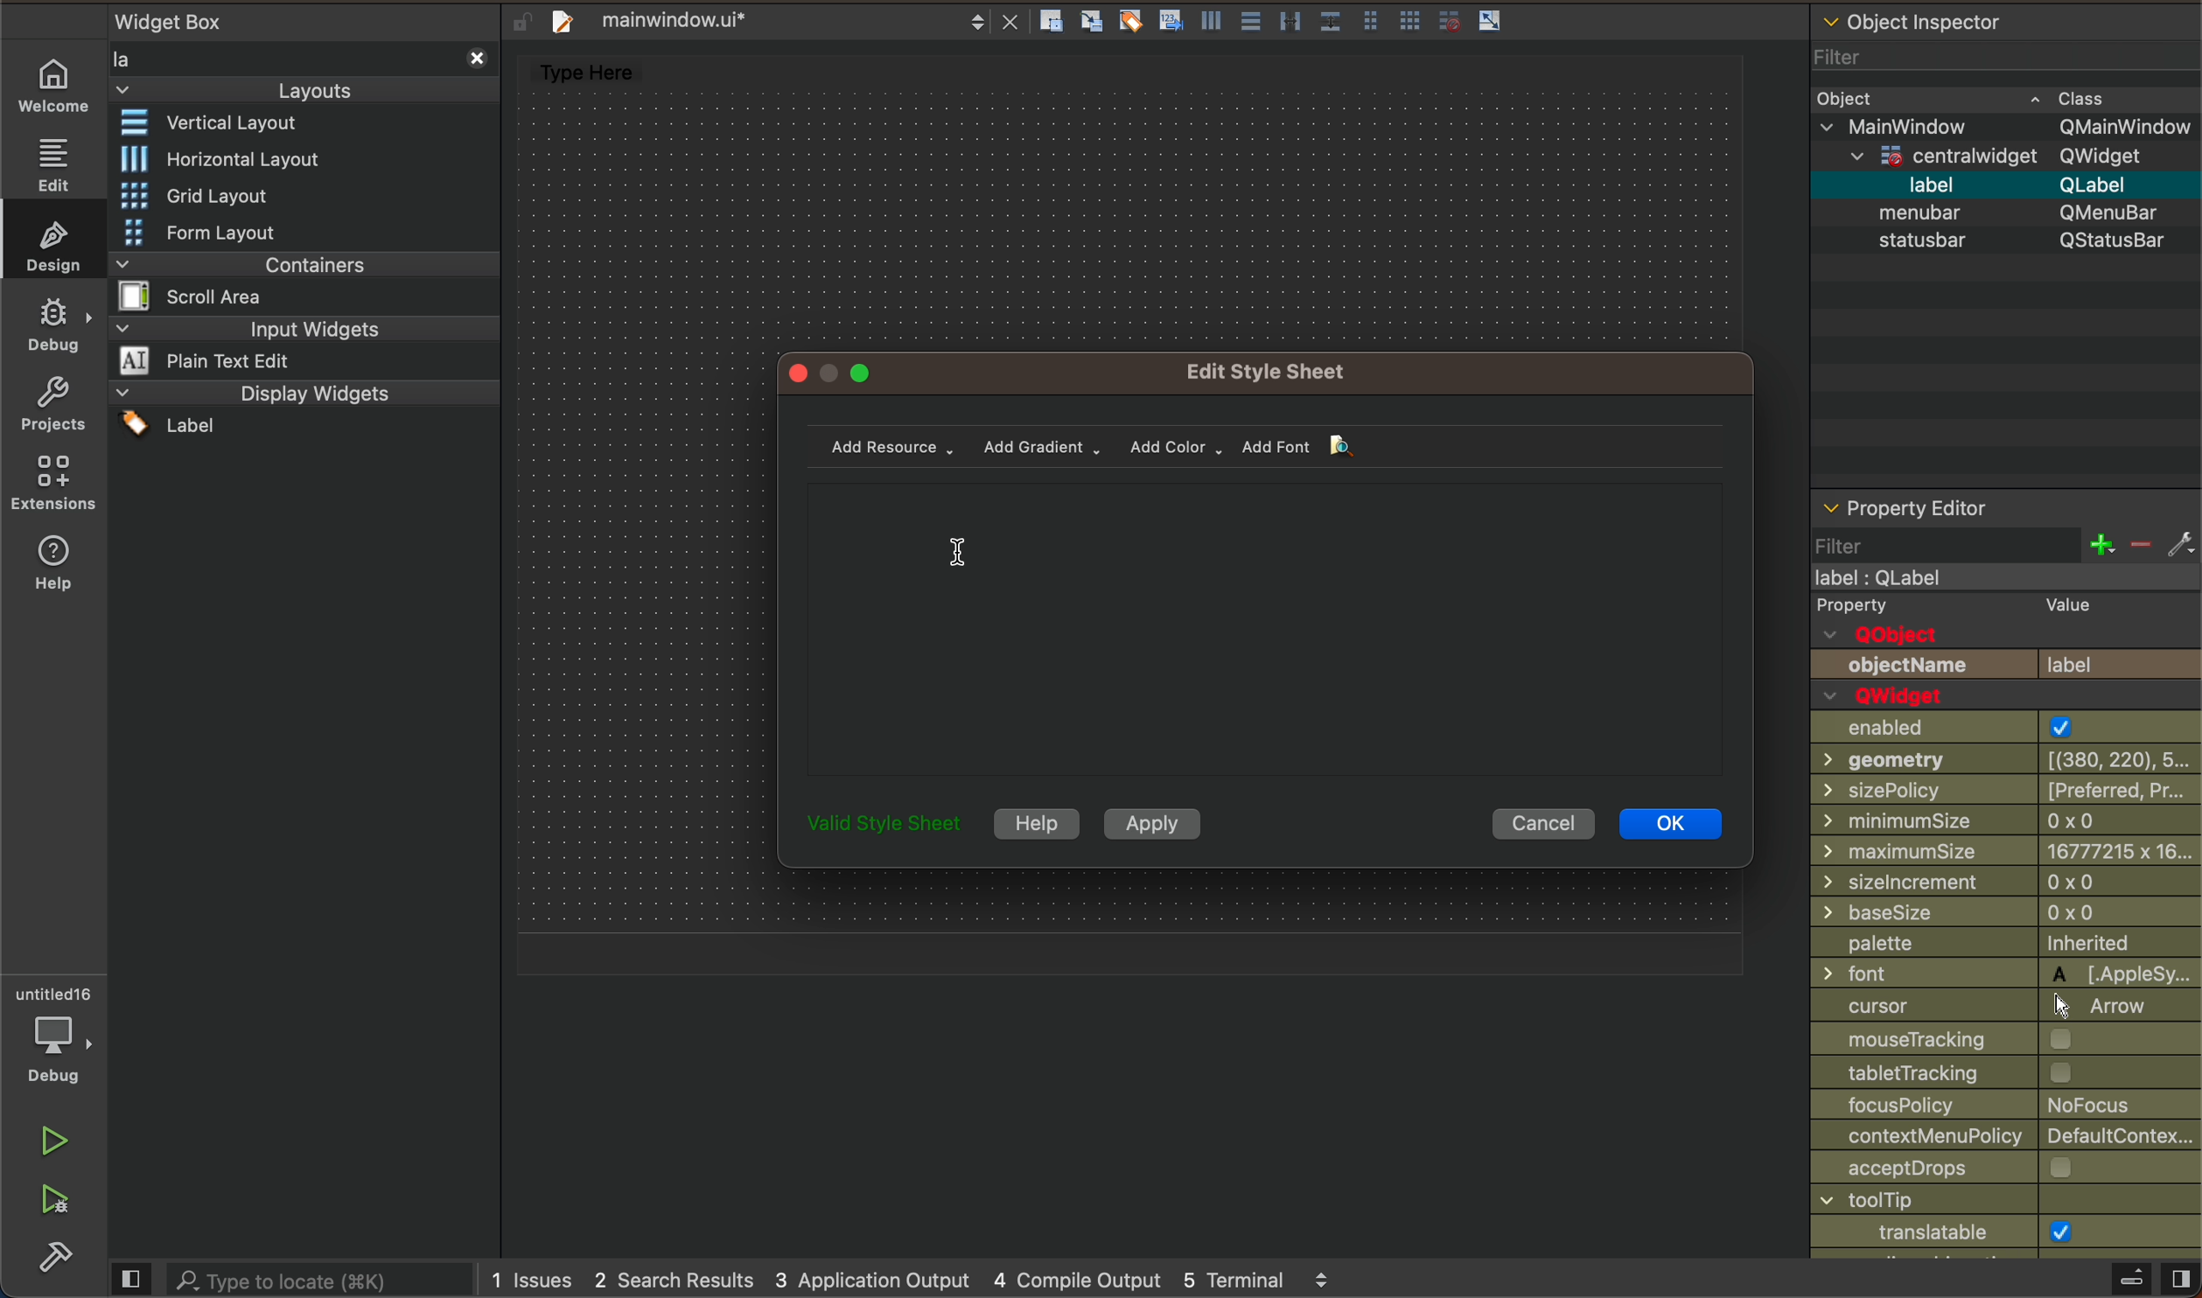 The image size is (2202, 1298). I want to click on Edit Style Sheet, so click(1276, 372).